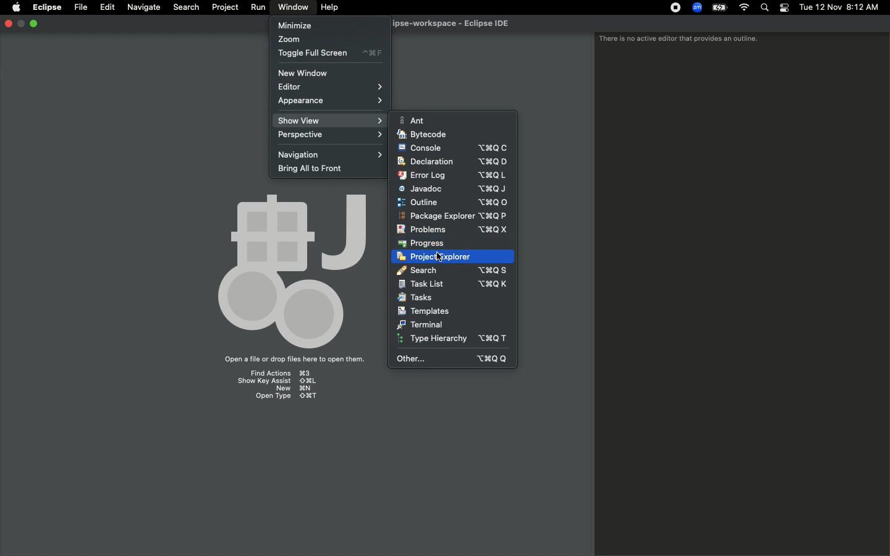  Describe the element at coordinates (453, 190) in the screenshot. I see `Javadoc` at that location.